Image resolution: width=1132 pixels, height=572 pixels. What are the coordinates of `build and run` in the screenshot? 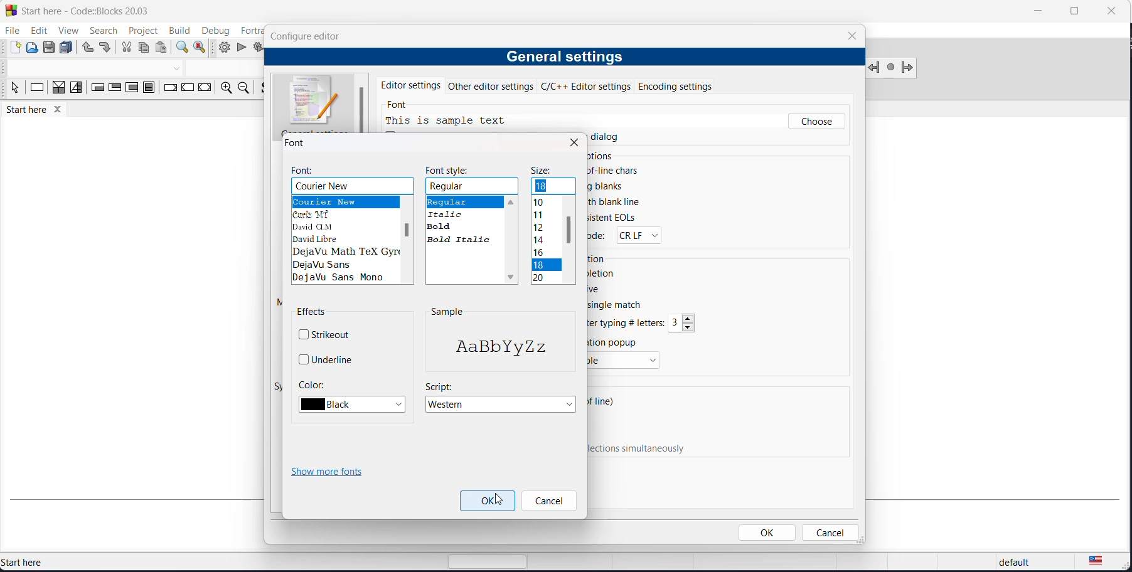 It's located at (257, 48).